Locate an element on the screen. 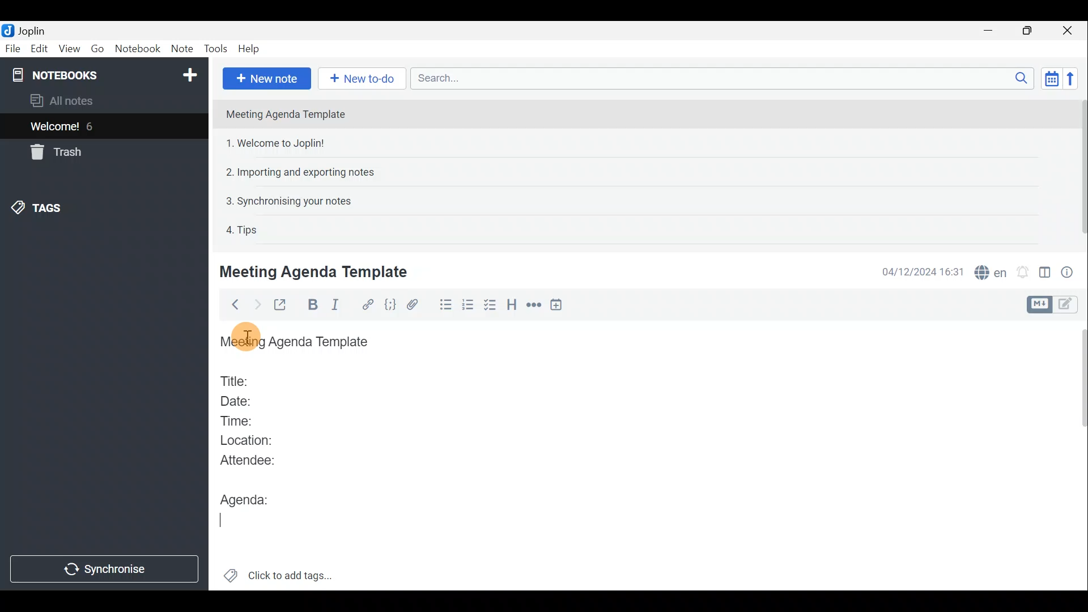 This screenshot has height=612, width=1088. Notebooks is located at coordinates (106, 74).